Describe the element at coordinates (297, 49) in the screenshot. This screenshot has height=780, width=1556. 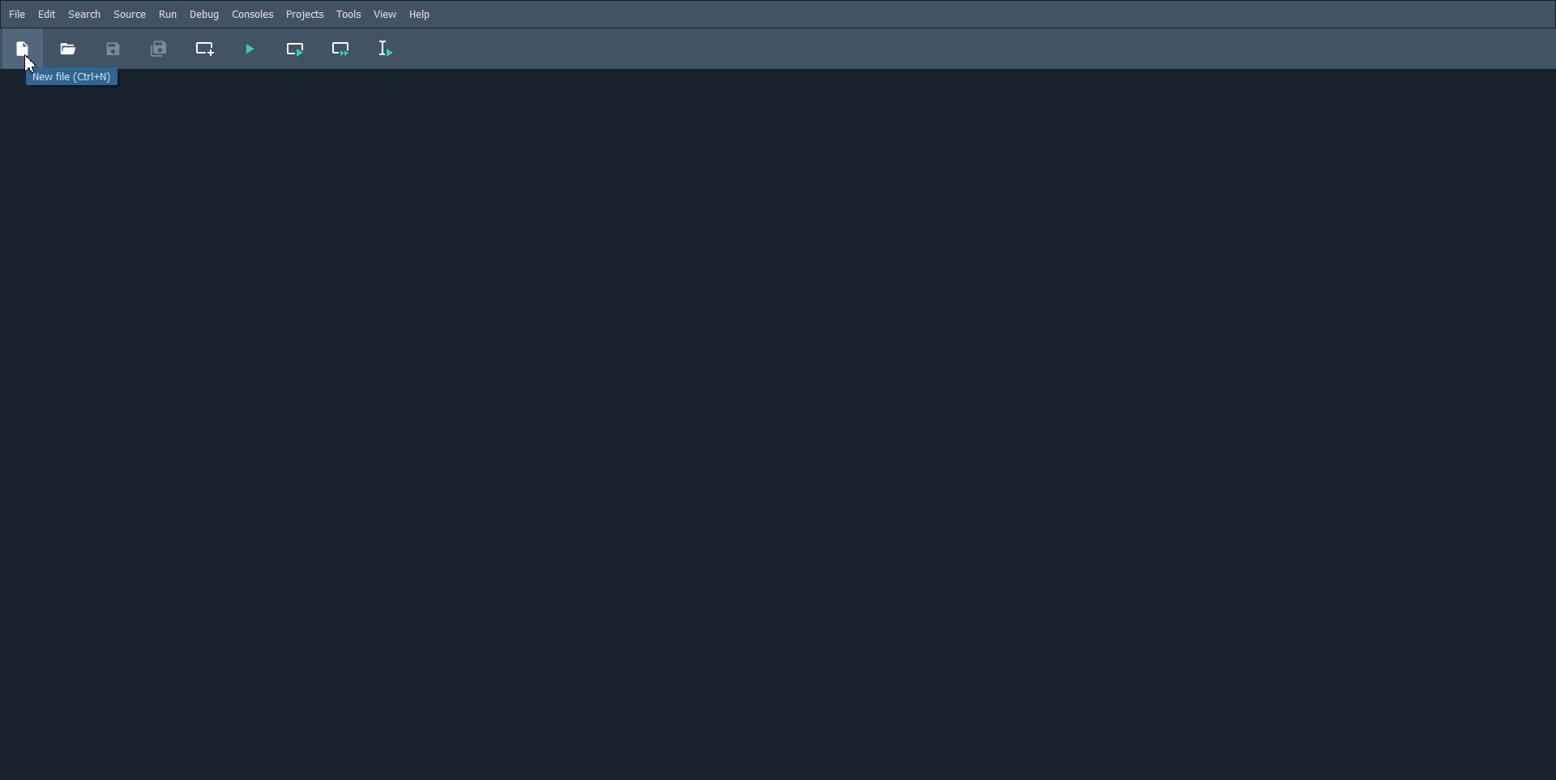
I see `Run Current cell` at that location.